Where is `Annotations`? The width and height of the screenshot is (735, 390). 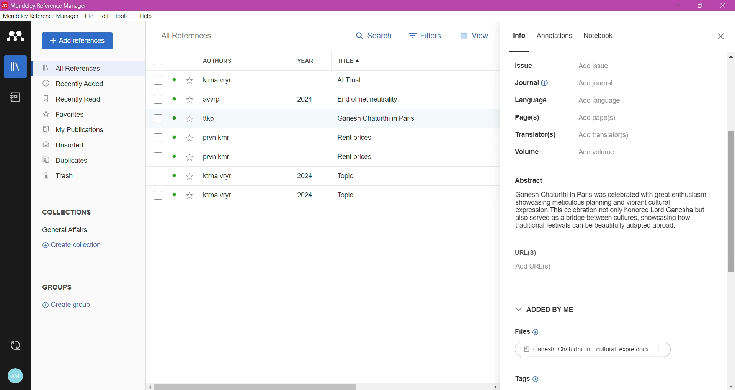 Annotations is located at coordinates (557, 36).